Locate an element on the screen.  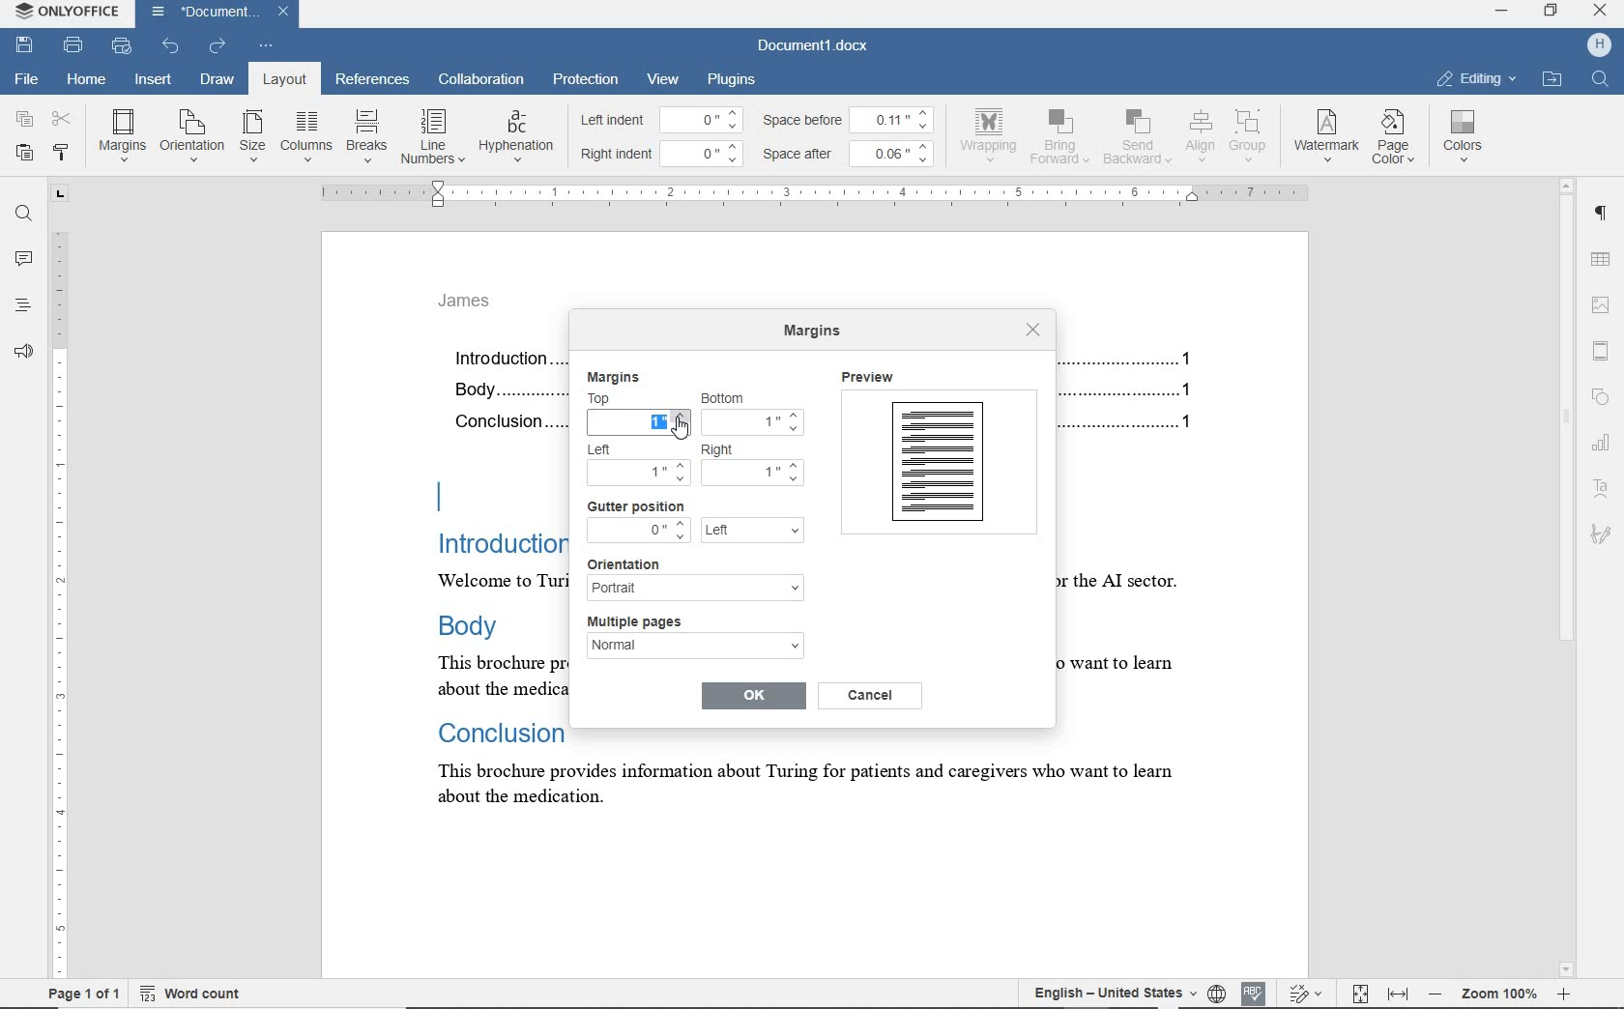
MINIMIZE is located at coordinates (1500, 12).